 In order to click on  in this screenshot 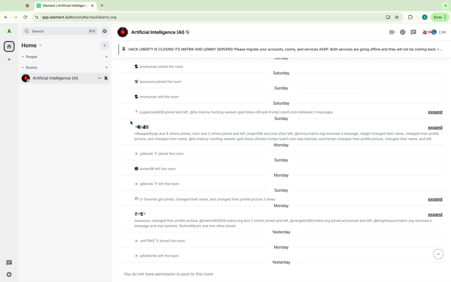, I will do `click(26, 5)`.